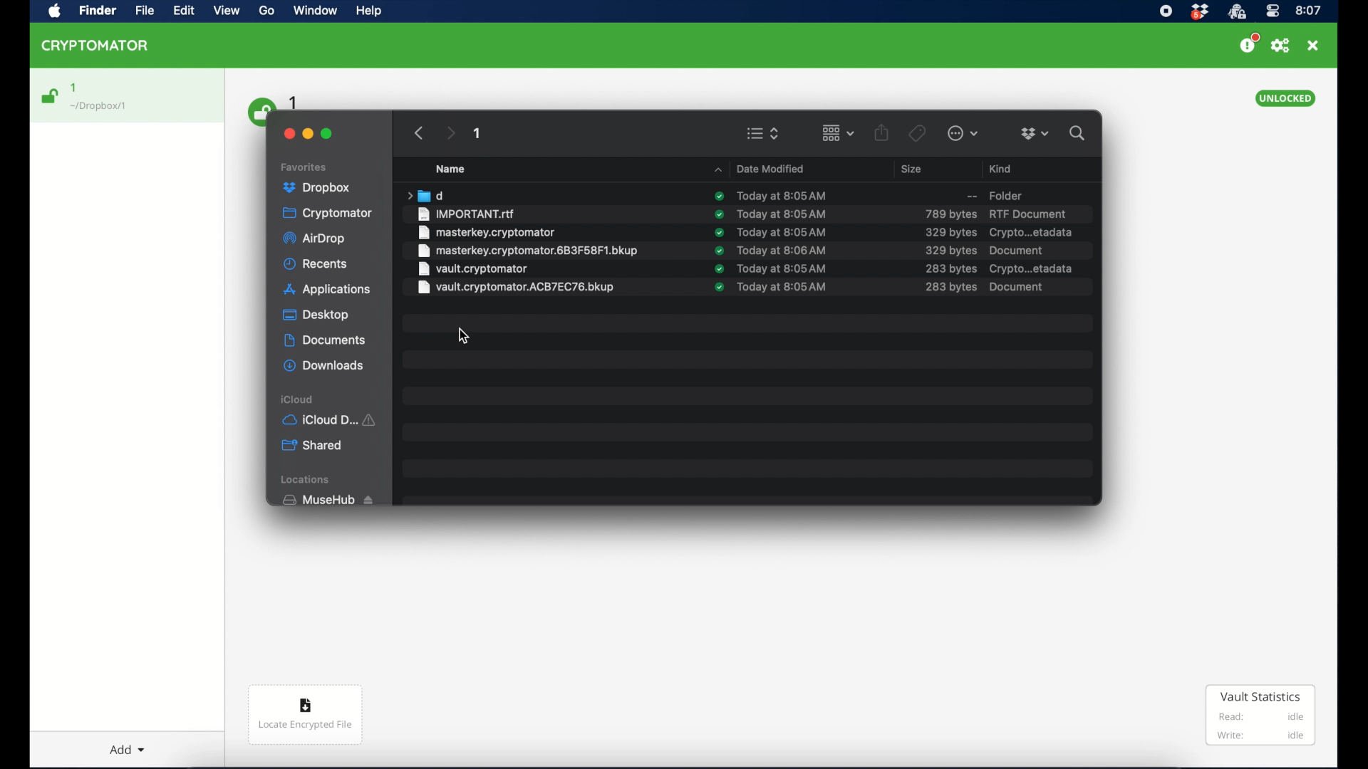 The width and height of the screenshot is (1368, 769). What do you see at coordinates (1032, 268) in the screenshot?
I see `crypto` at bounding box center [1032, 268].